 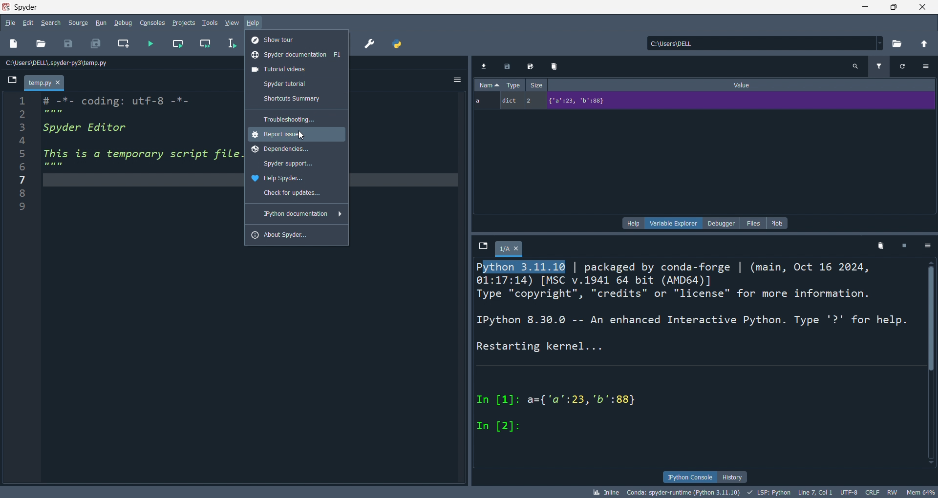 What do you see at coordinates (297, 99) in the screenshot?
I see `shortcuts summary` at bounding box center [297, 99].